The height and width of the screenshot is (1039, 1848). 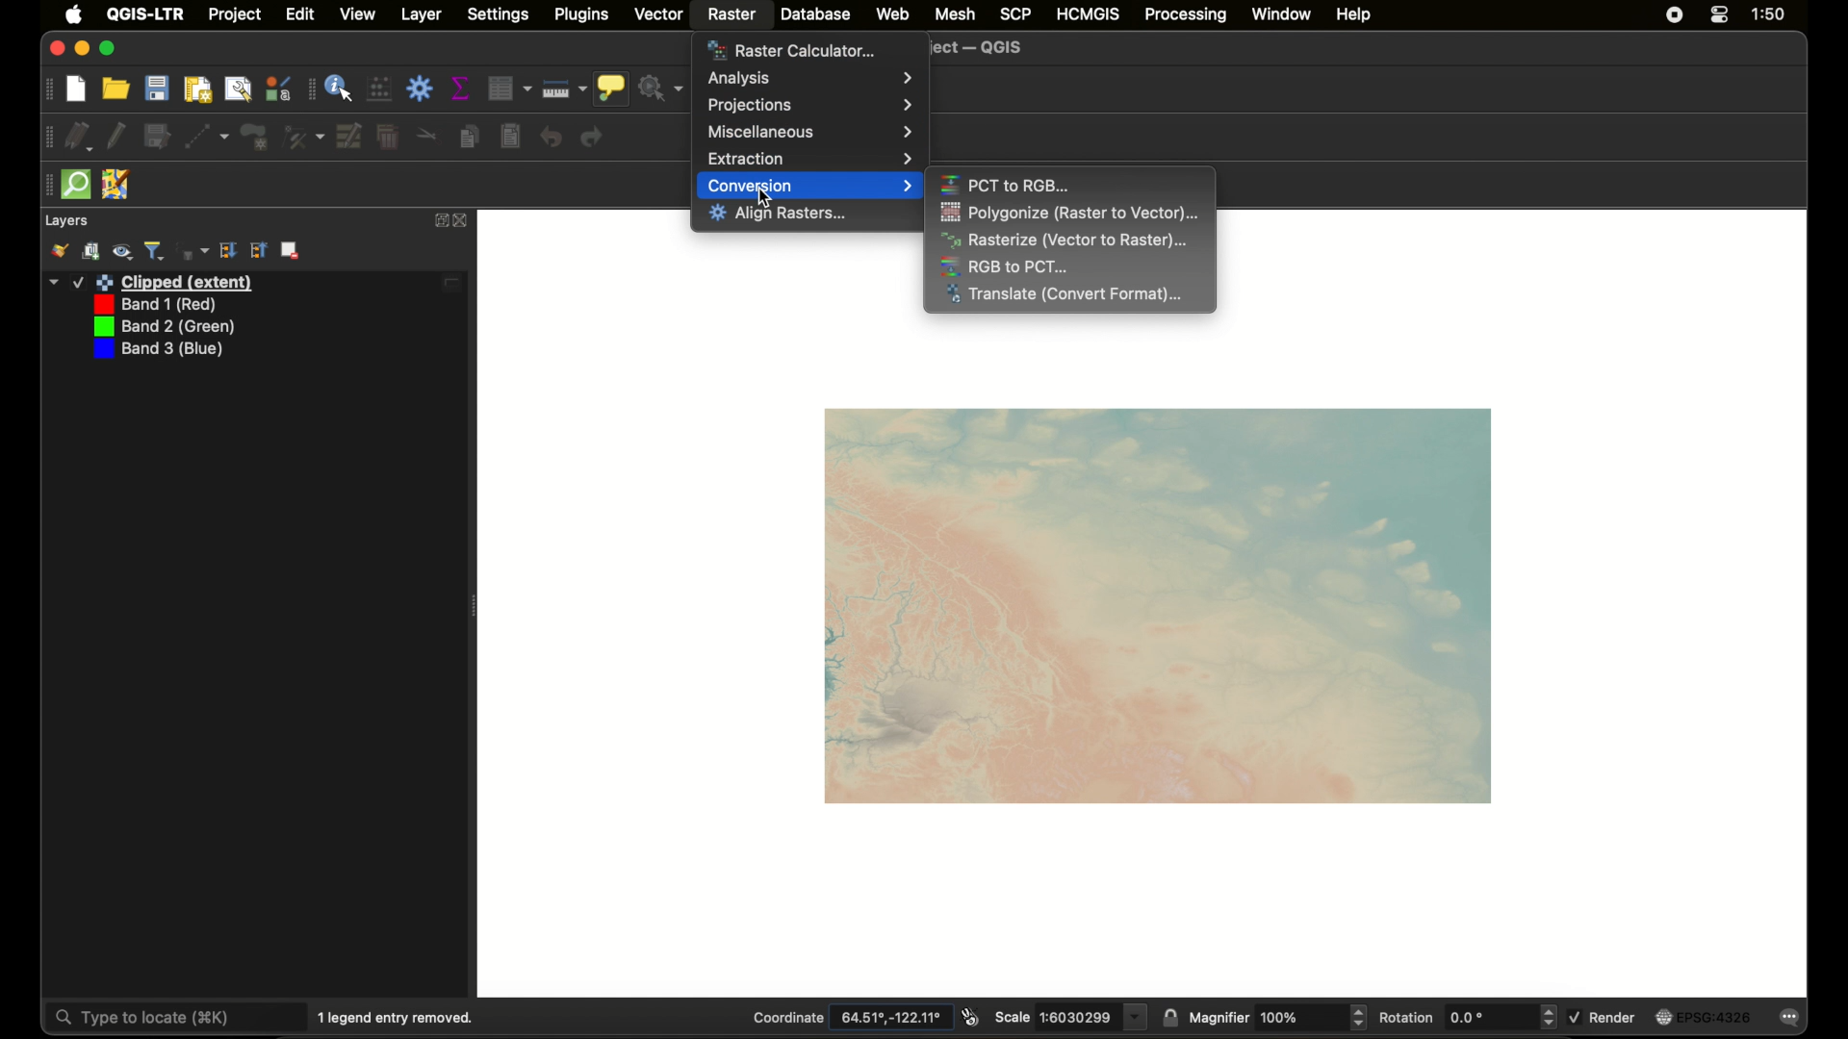 What do you see at coordinates (1006, 266) in the screenshot?
I see `rgb to pct` at bounding box center [1006, 266].